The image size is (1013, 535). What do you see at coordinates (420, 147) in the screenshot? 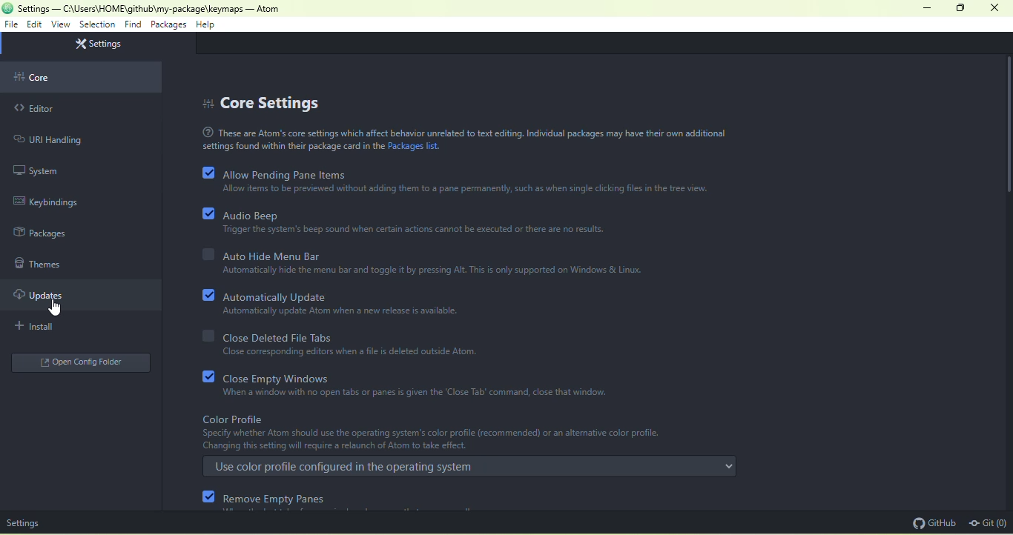
I see `Packages list` at bounding box center [420, 147].